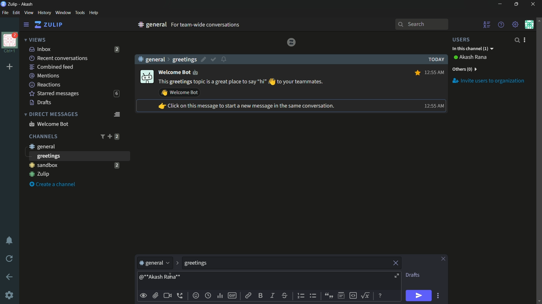 Image resolution: width=542 pixels, height=304 pixels. Describe the element at coordinates (529, 24) in the screenshot. I see `personal menu` at that location.